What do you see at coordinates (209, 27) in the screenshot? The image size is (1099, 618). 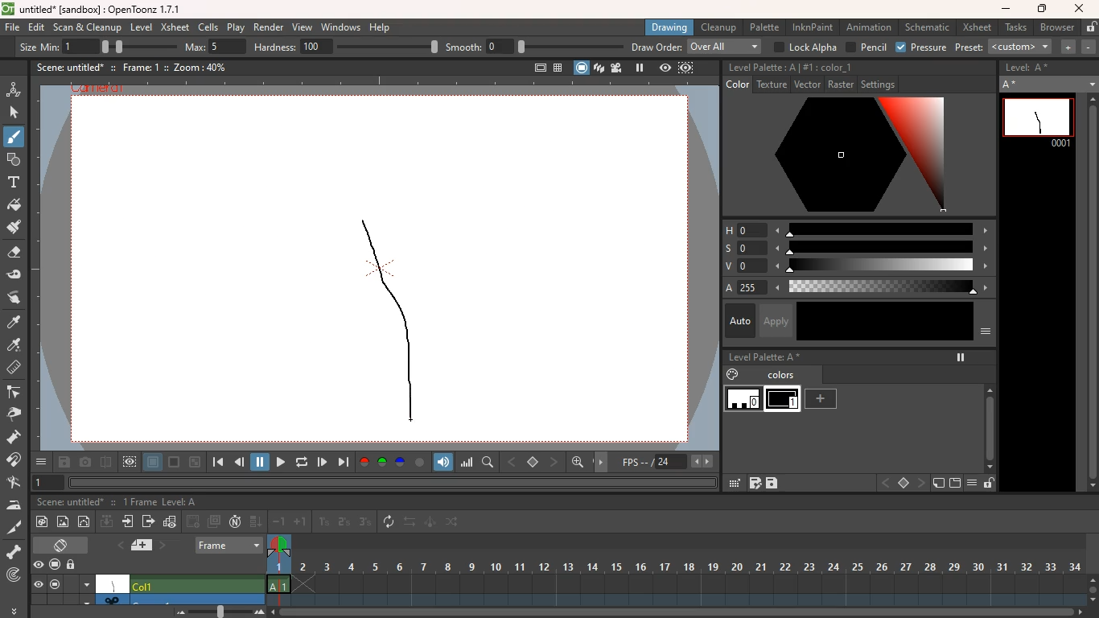 I see `cells` at bounding box center [209, 27].